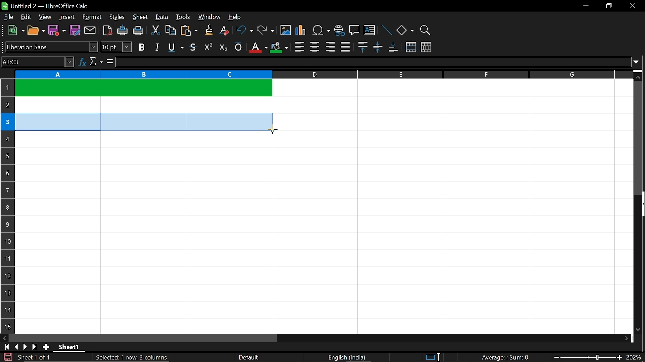  I want to click on file, so click(9, 17).